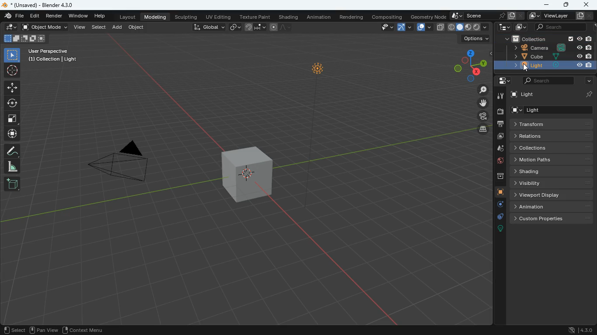 The image size is (597, 335). I want to click on angle, so click(12, 167).